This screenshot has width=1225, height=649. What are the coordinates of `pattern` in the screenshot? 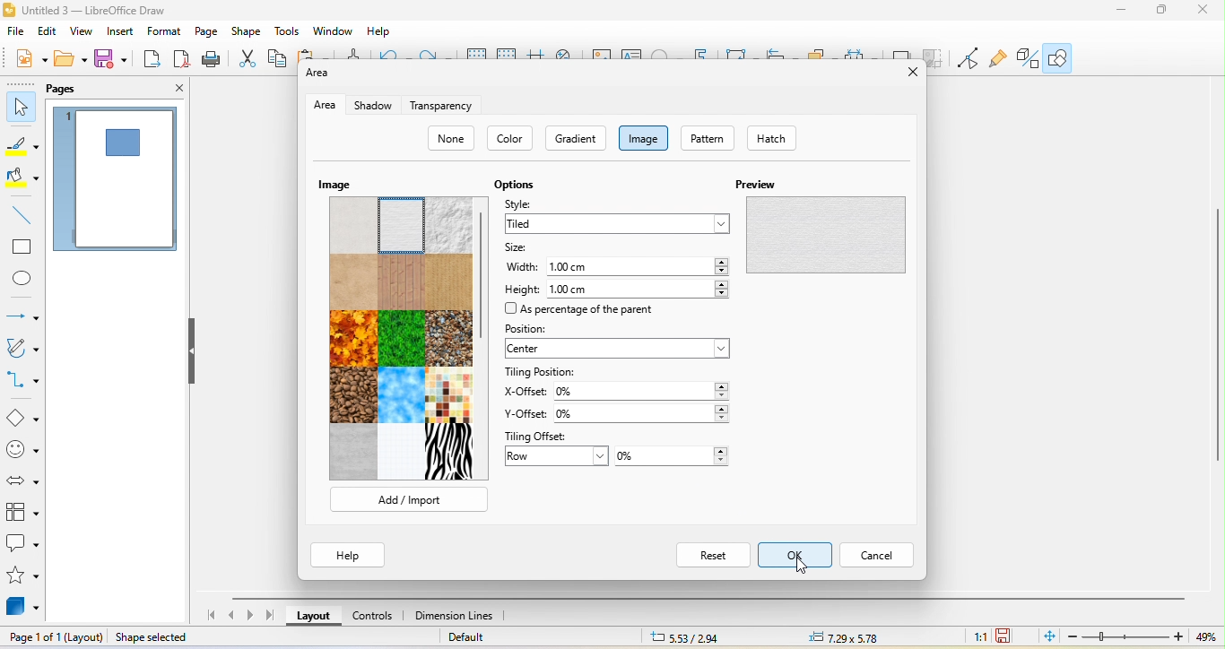 It's located at (708, 136).